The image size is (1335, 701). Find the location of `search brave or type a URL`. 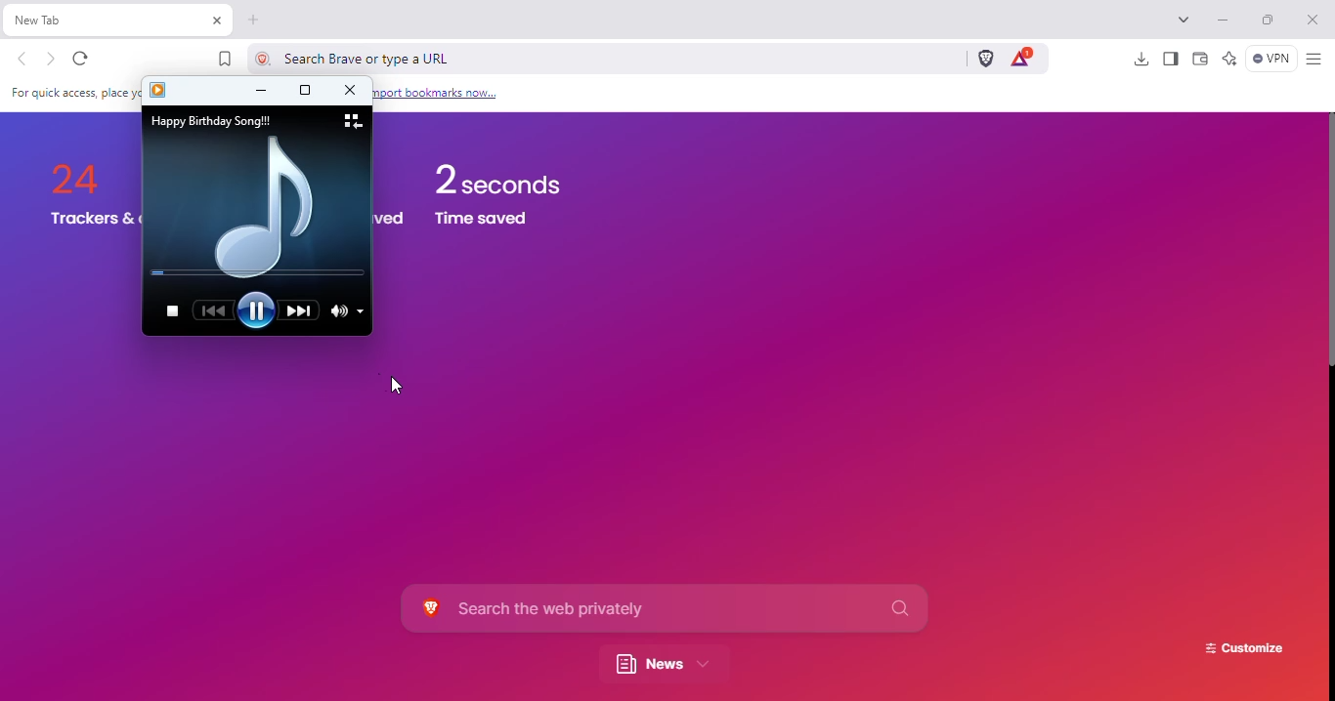

search brave or type a URL is located at coordinates (598, 58).